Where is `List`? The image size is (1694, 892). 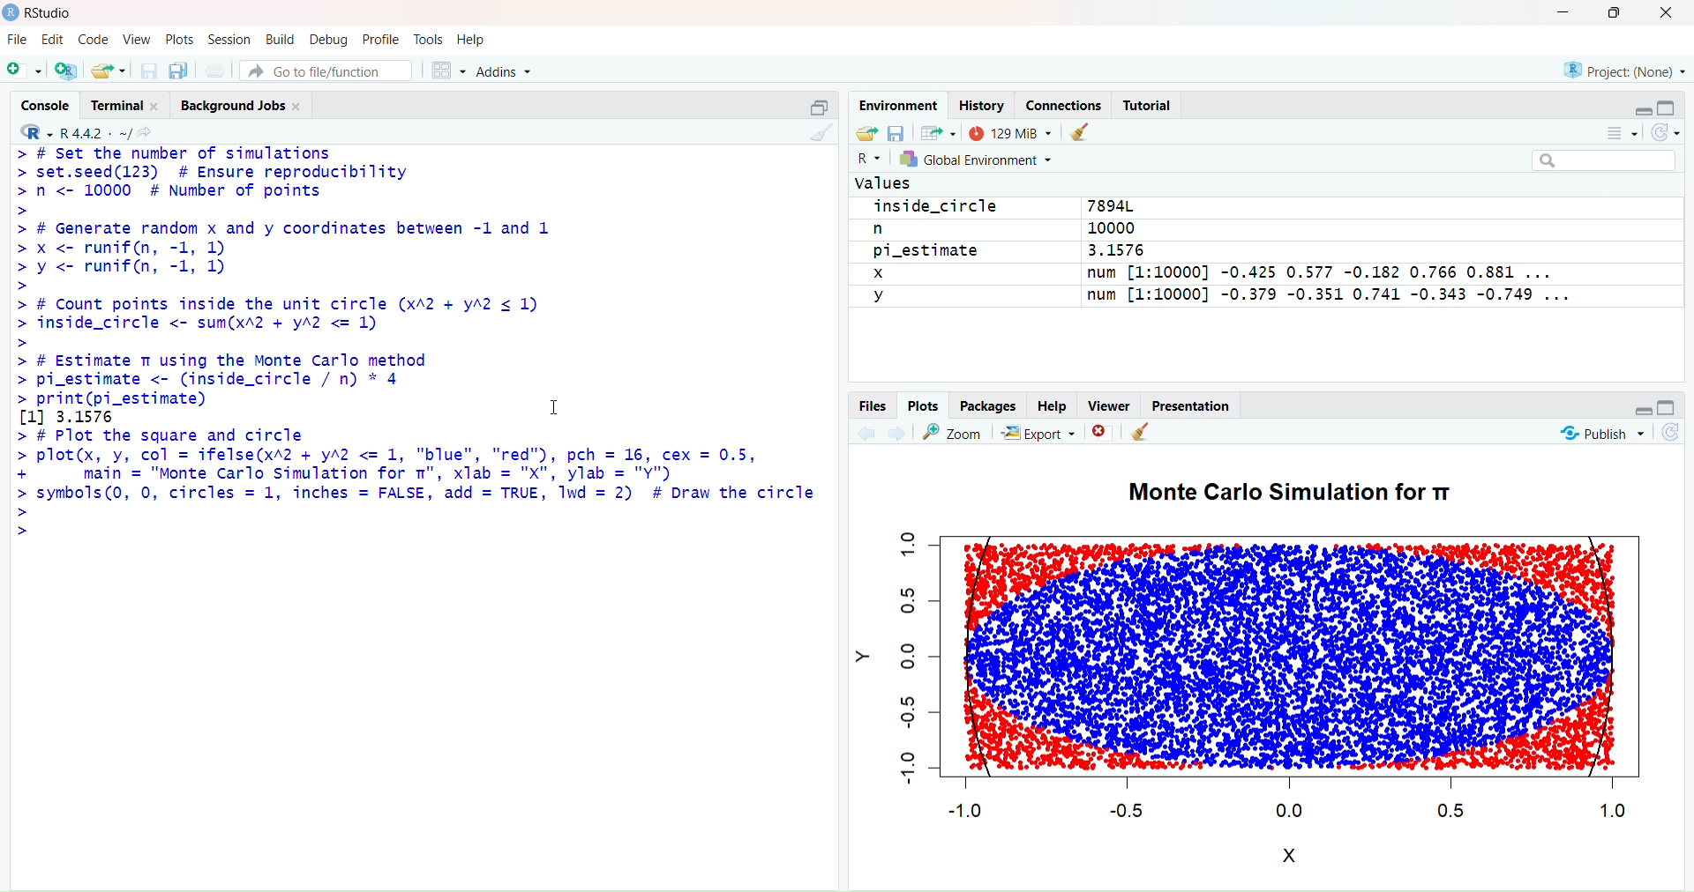
List is located at coordinates (1614, 138).